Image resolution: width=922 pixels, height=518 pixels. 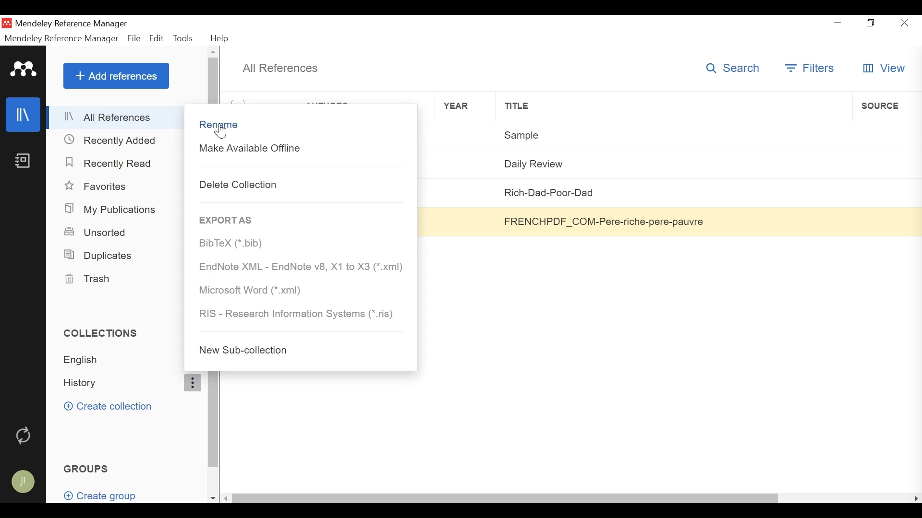 What do you see at coordinates (97, 187) in the screenshot?
I see `Favorites` at bounding box center [97, 187].